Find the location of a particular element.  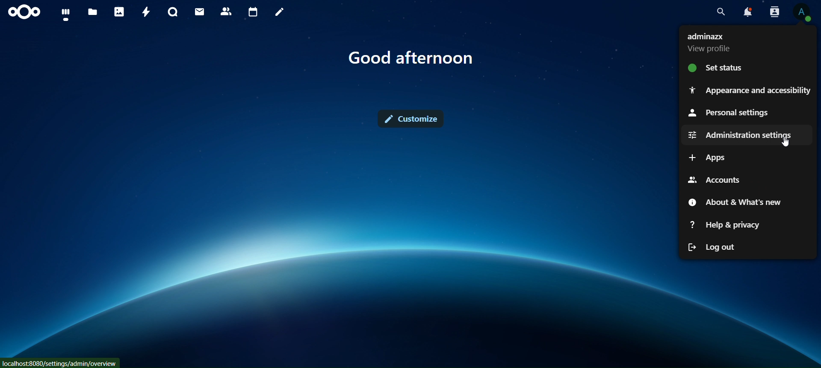

mail is located at coordinates (200, 12).